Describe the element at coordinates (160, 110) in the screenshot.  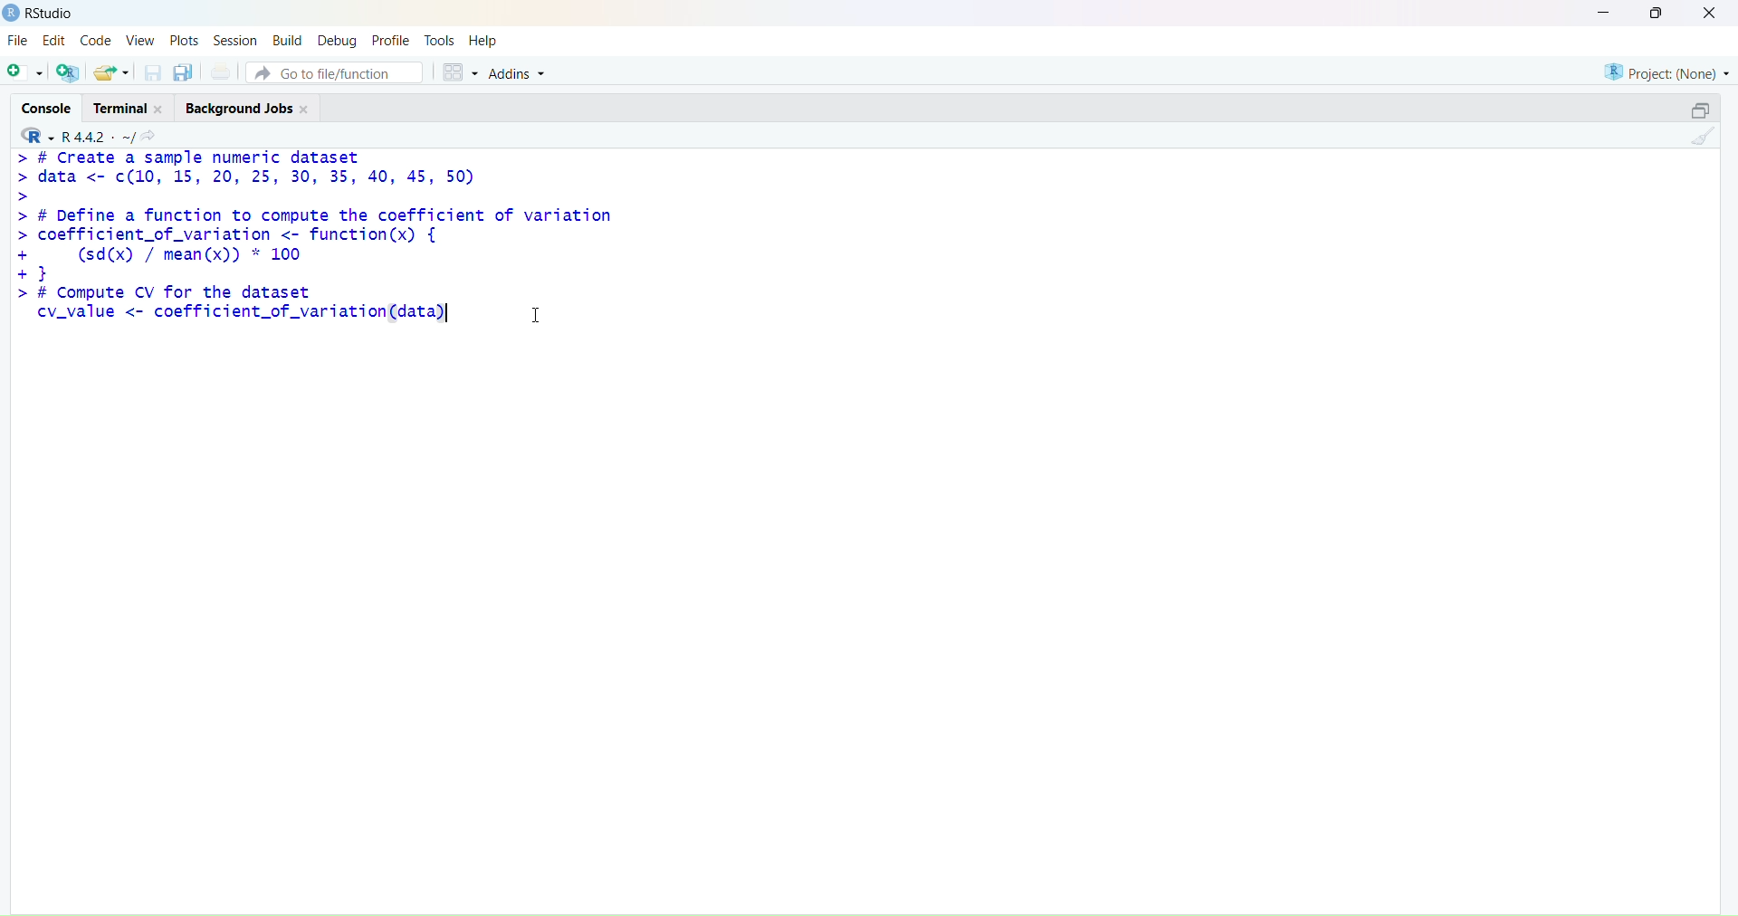
I see `Close ` at that location.